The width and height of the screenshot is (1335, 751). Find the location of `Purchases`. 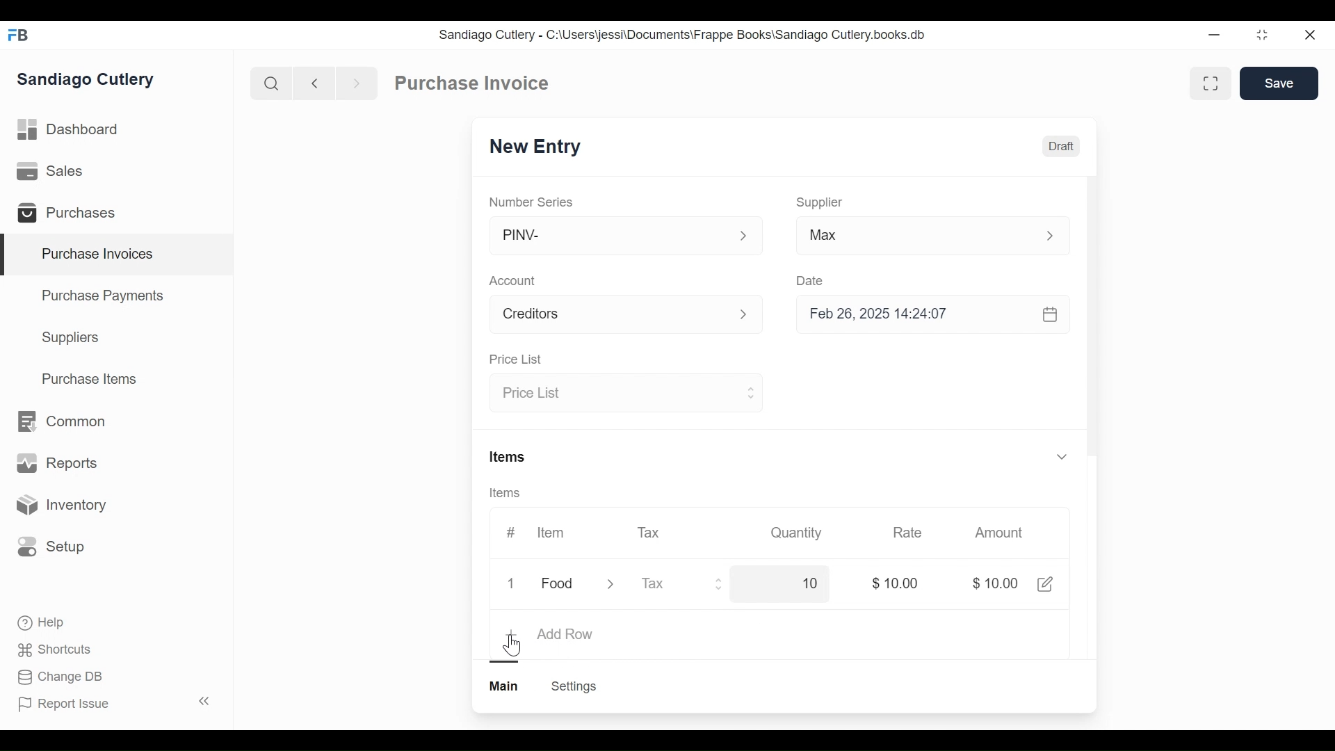

Purchases is located at coordinates (72, 215).